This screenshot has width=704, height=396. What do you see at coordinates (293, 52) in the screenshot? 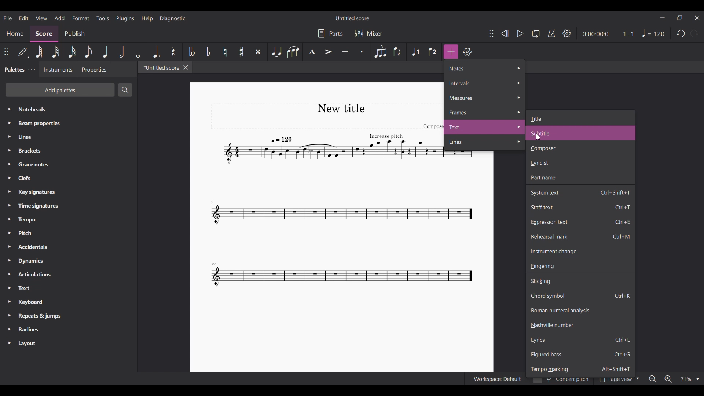
I see `Slur` at bounding box center [293, 52].